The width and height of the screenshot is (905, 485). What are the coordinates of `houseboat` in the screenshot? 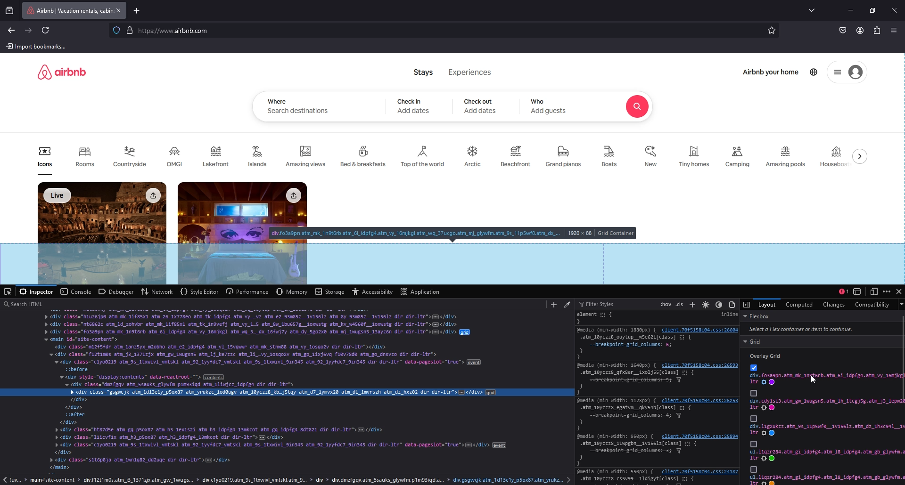 It's located at (835, 156).